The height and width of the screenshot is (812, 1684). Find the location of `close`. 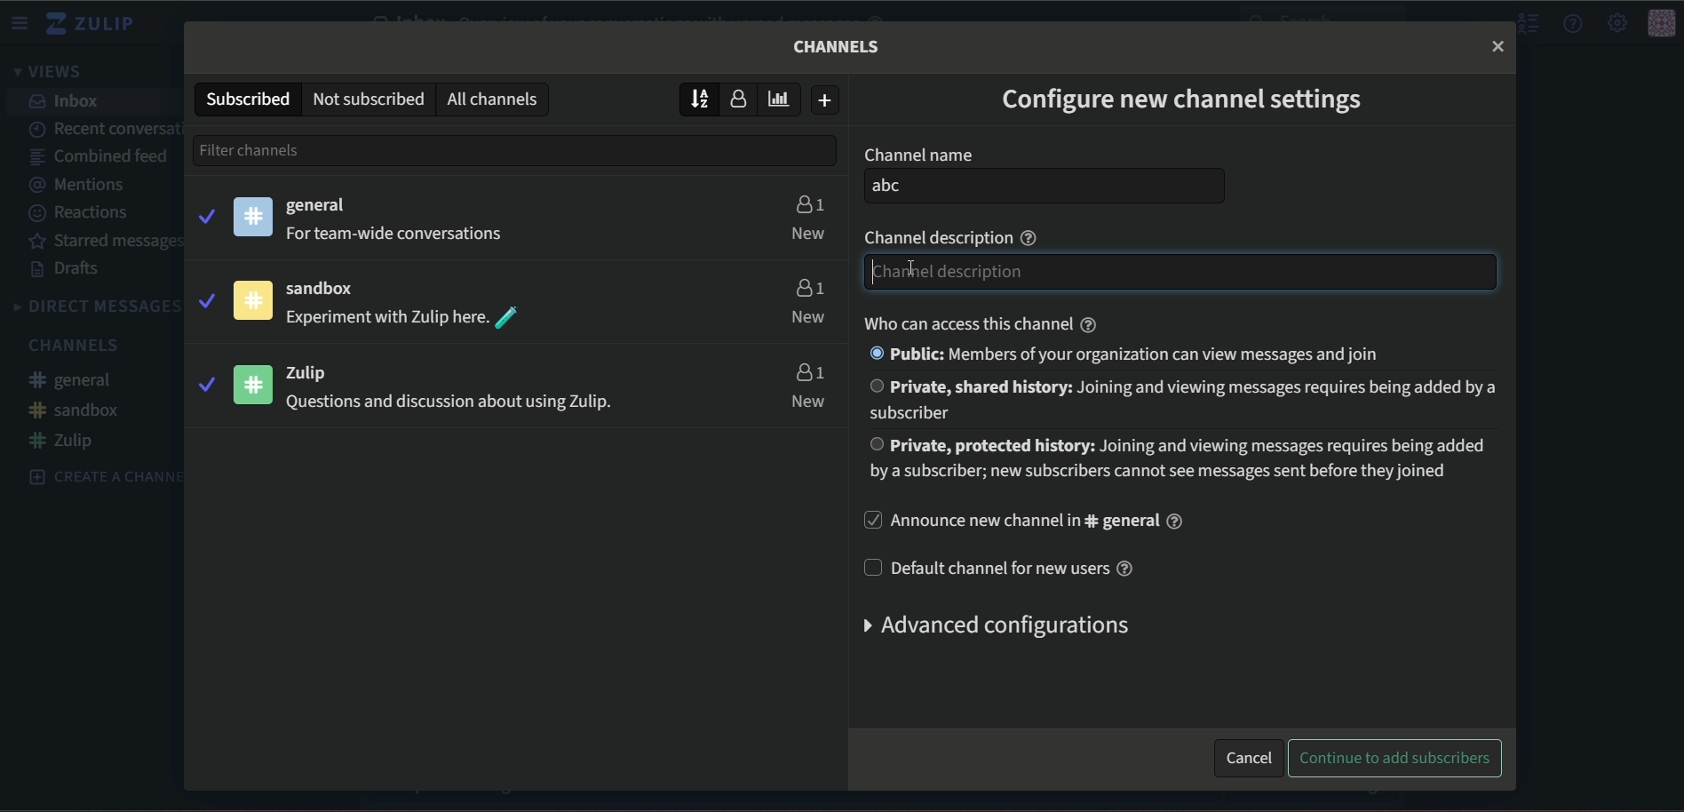

close is located at coordinates (1497, 45).